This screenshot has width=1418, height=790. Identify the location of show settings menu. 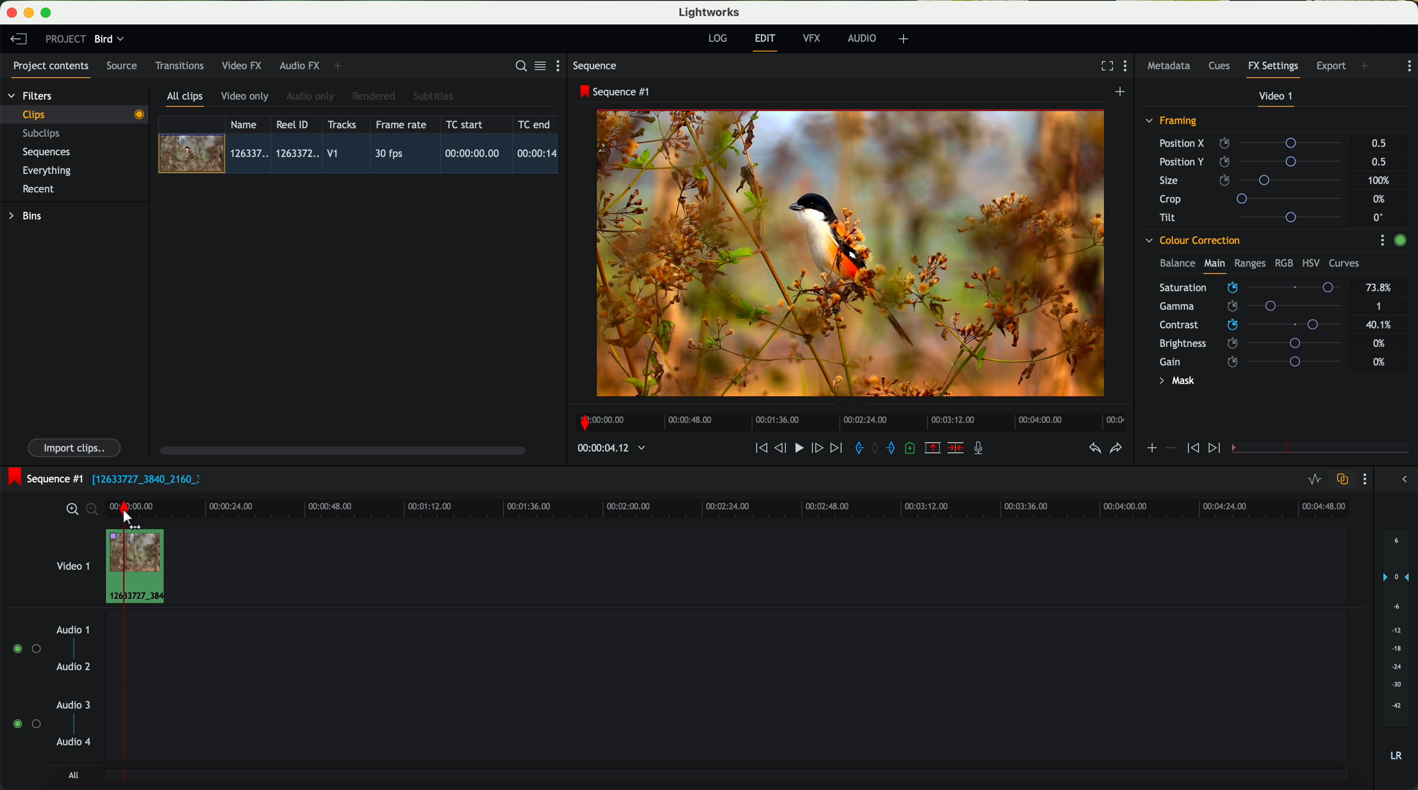
(1408, 66).